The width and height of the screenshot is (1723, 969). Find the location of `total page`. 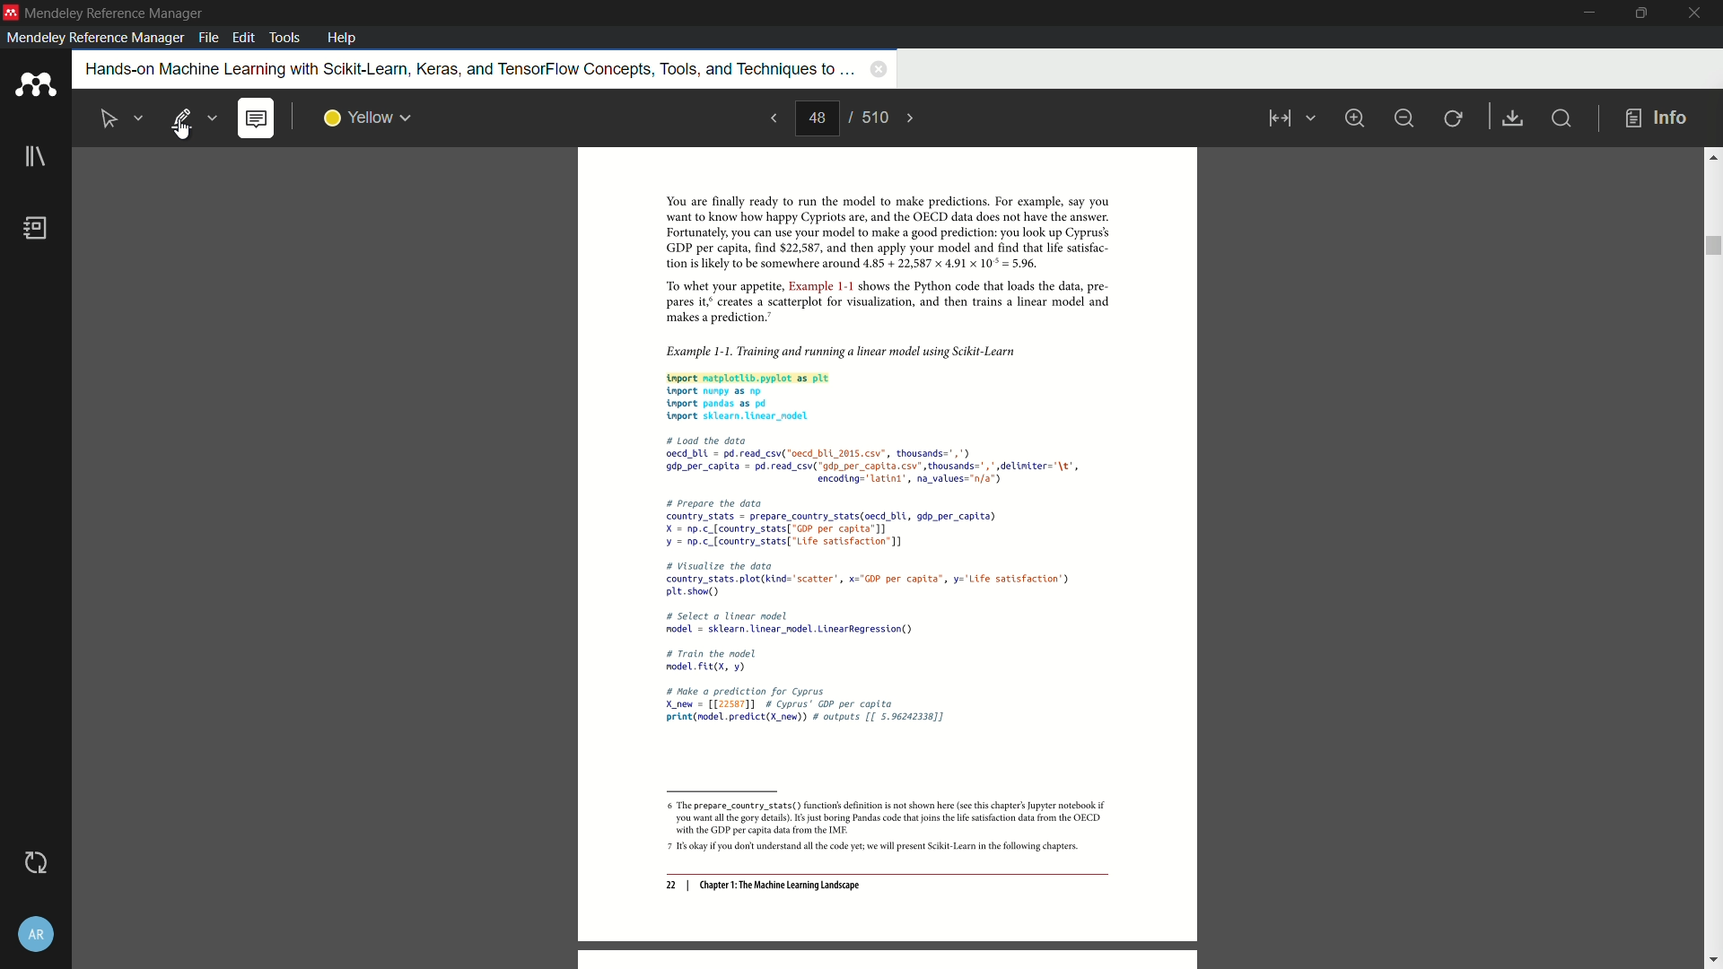

total page is located at coordinates (873, 117).